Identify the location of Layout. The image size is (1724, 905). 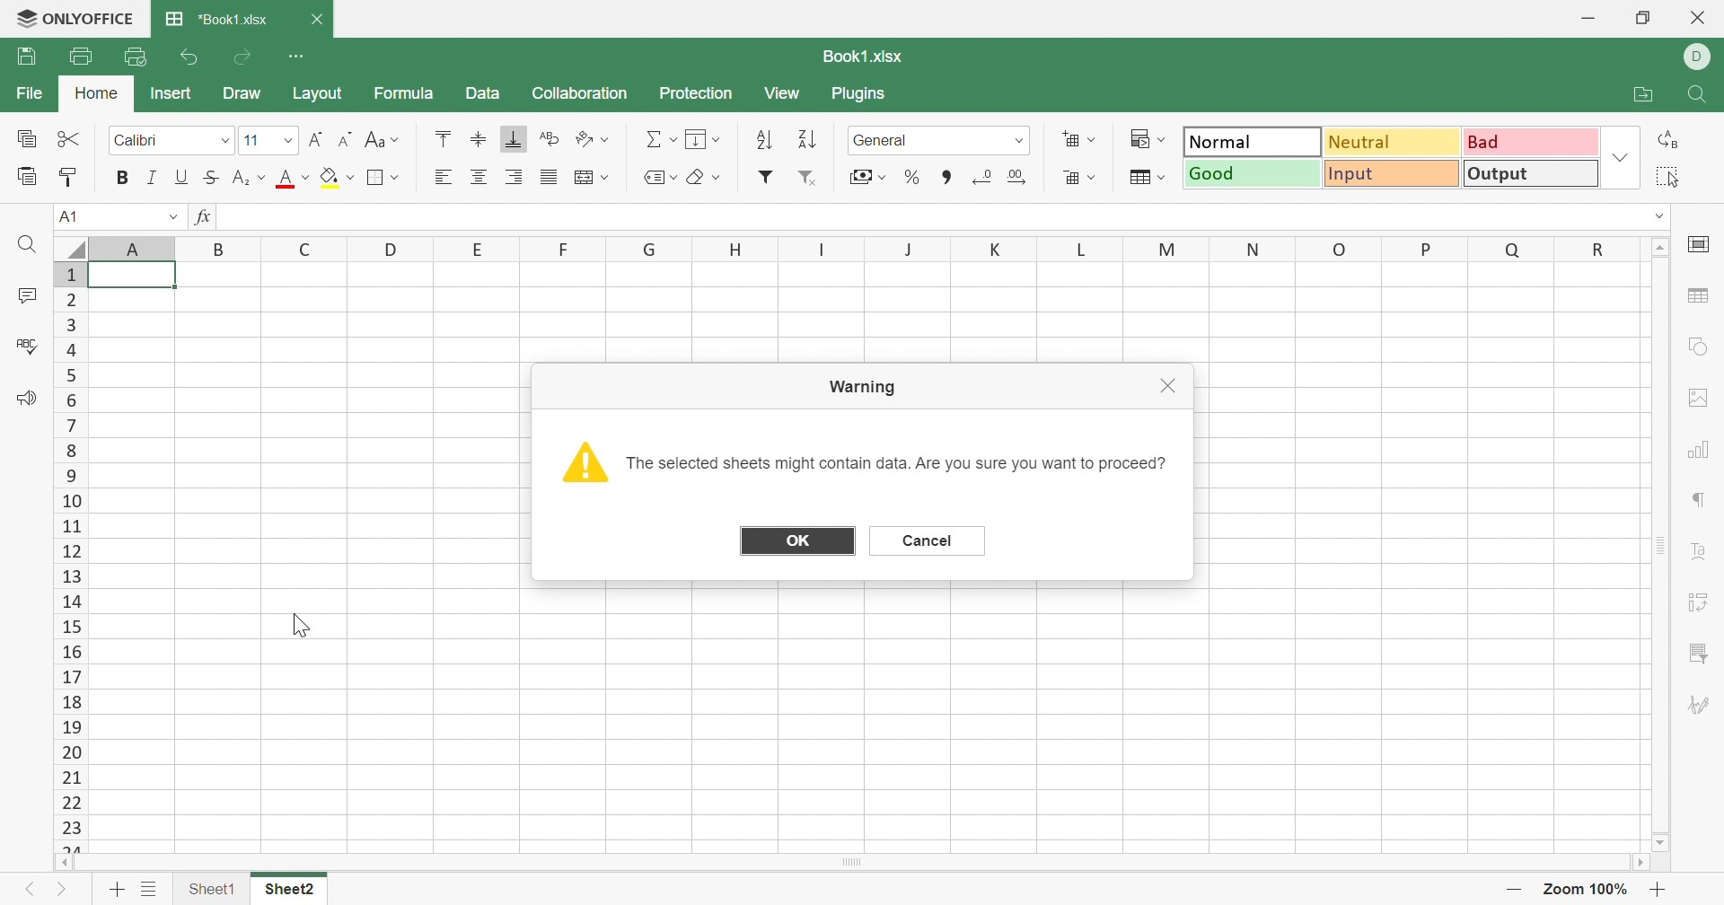
(318, 95).